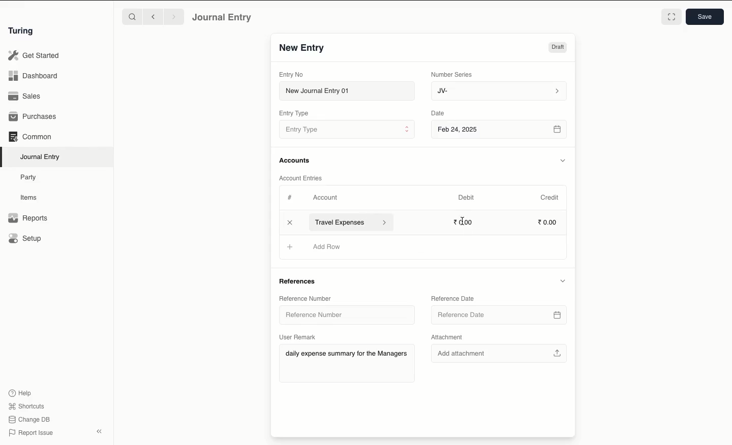 Image resolution: width=732 pixels, height=445 pixels. I want to click on New Journal Entry 01, so click(346, 90).